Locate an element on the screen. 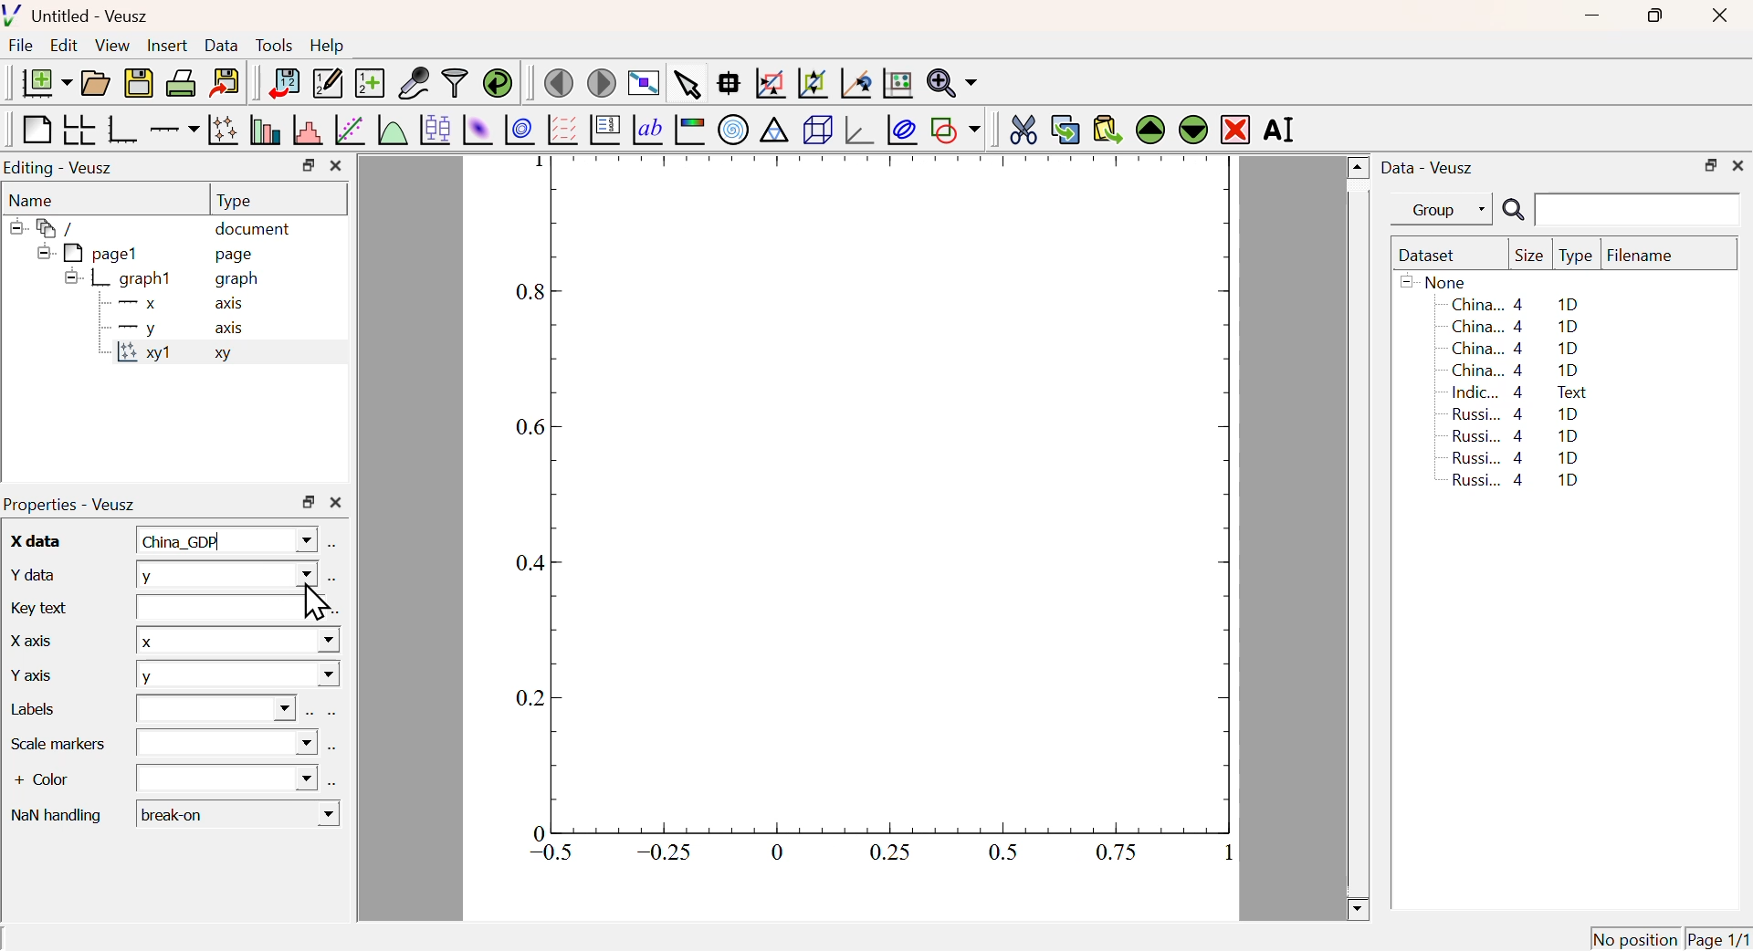 This screenshot has width=1753, height=951. 3D graph is located at coordinates (861, 131).